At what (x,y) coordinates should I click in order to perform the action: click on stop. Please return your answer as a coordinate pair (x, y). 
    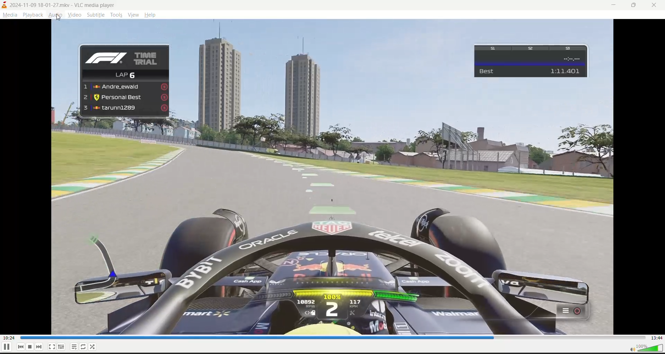
    Looking at the image, I should click on (28, 347).